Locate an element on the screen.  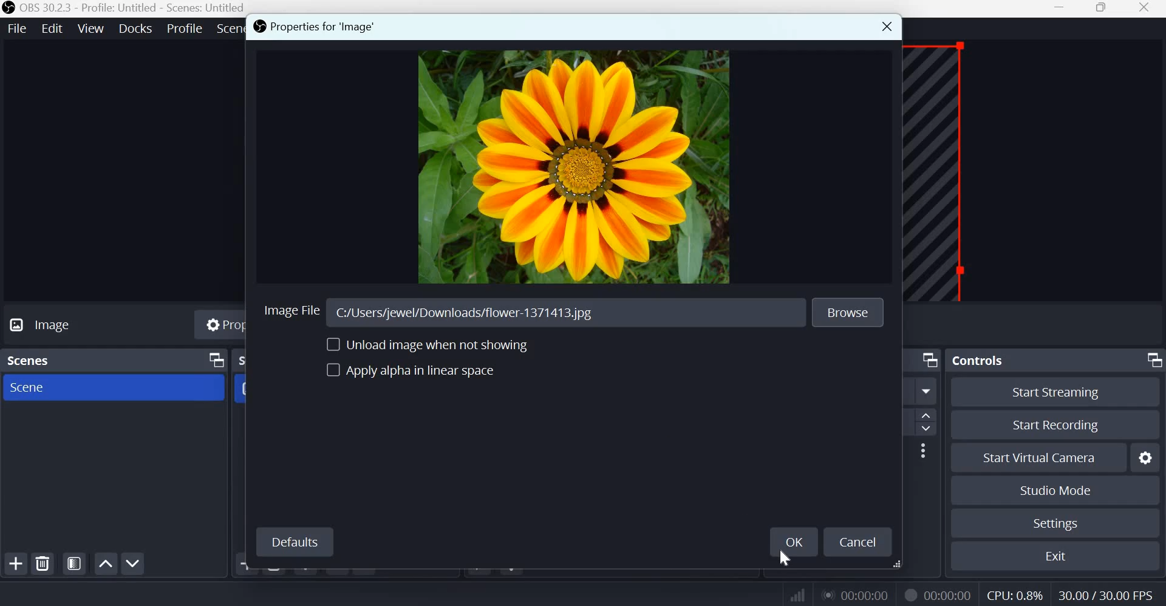
Configure virtual camera is located at coordinates (1146, 456).